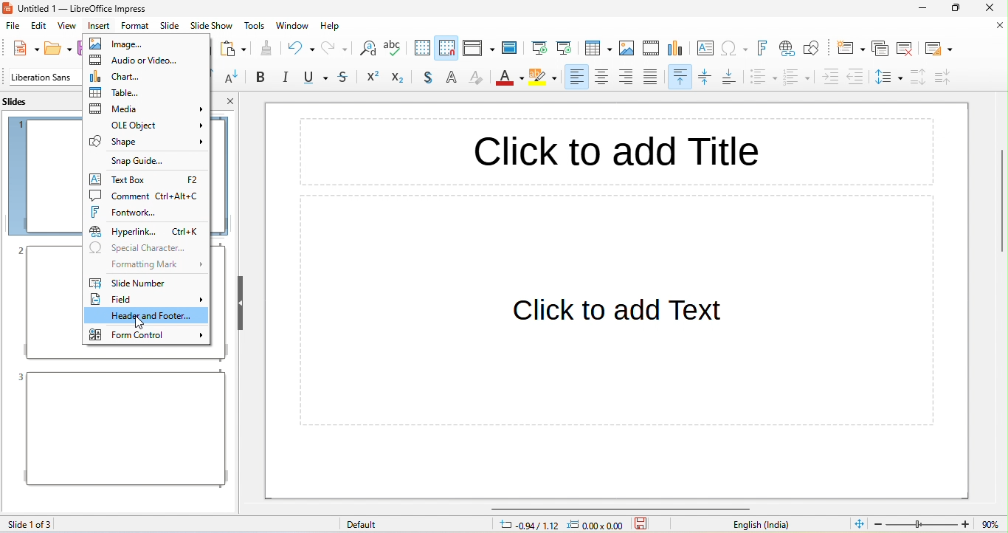 This screenshot has height=533, width=1008. Describe the element at coordinates (394, 49) in the screenshot. I see `spelling` at that location.